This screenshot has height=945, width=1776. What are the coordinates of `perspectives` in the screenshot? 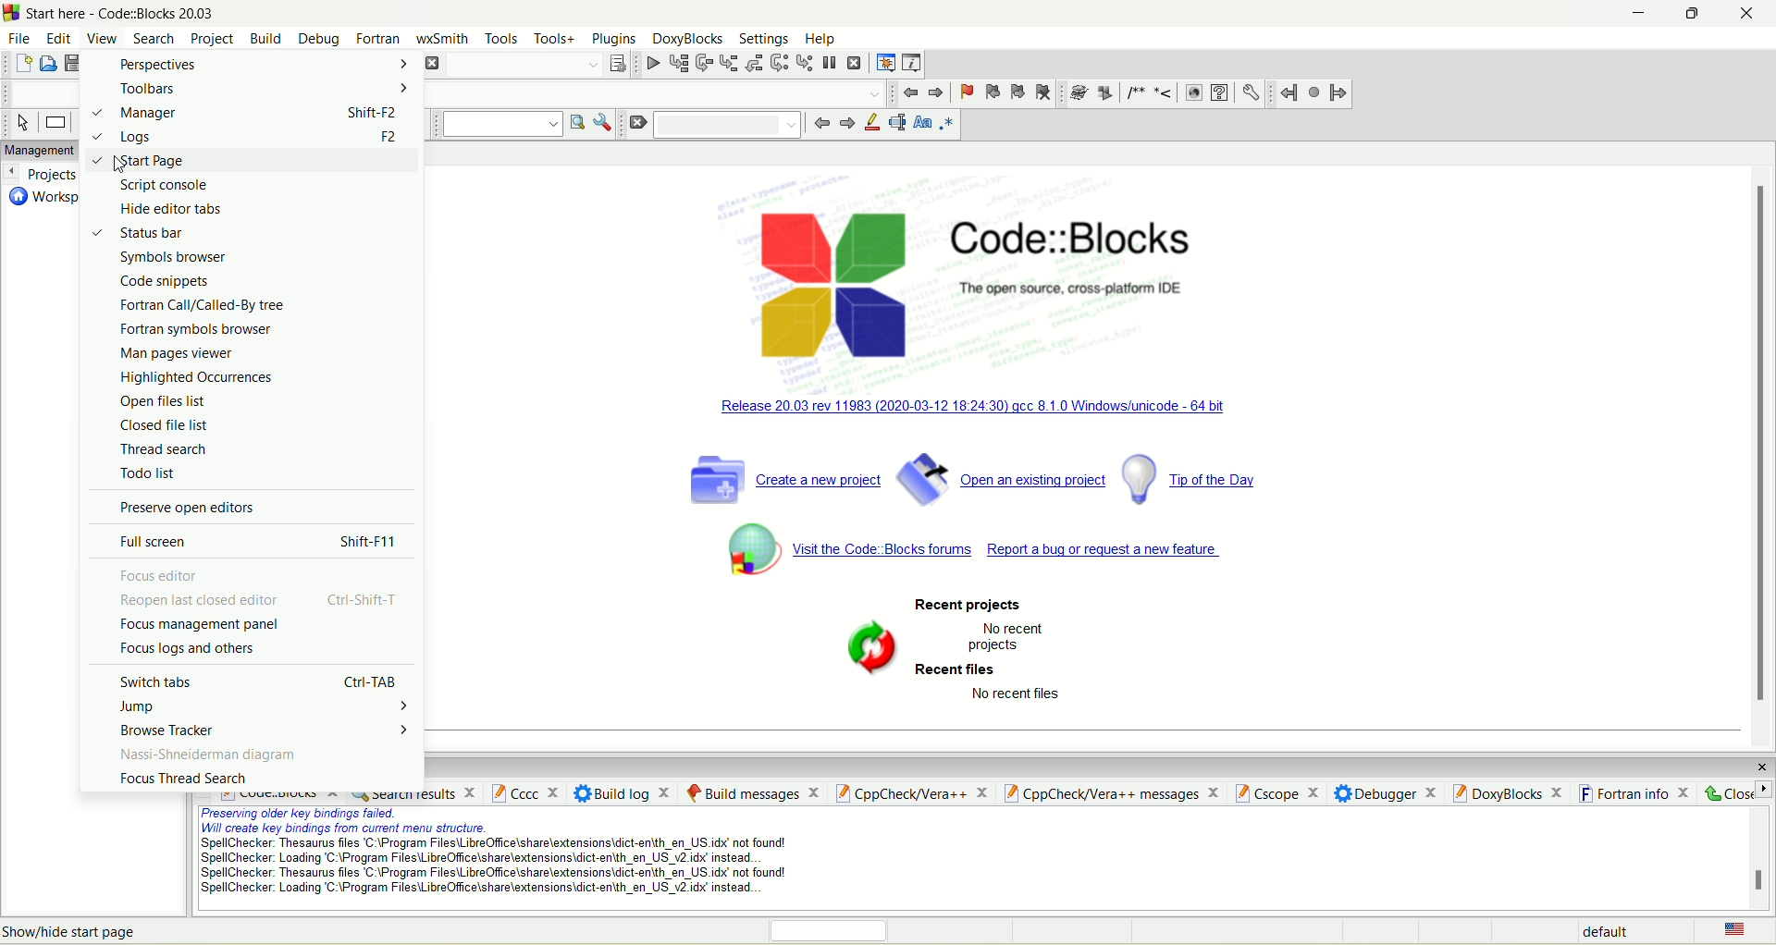 It's located at (252, 64).